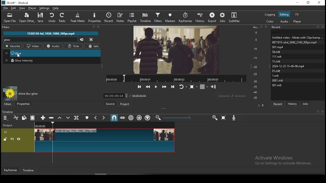 The width and height of the screenshot is (326, 183). What do you see at coordinates (101, 174) in the screenshot?
I see `scroll bar` at bounding box center [101, 174].